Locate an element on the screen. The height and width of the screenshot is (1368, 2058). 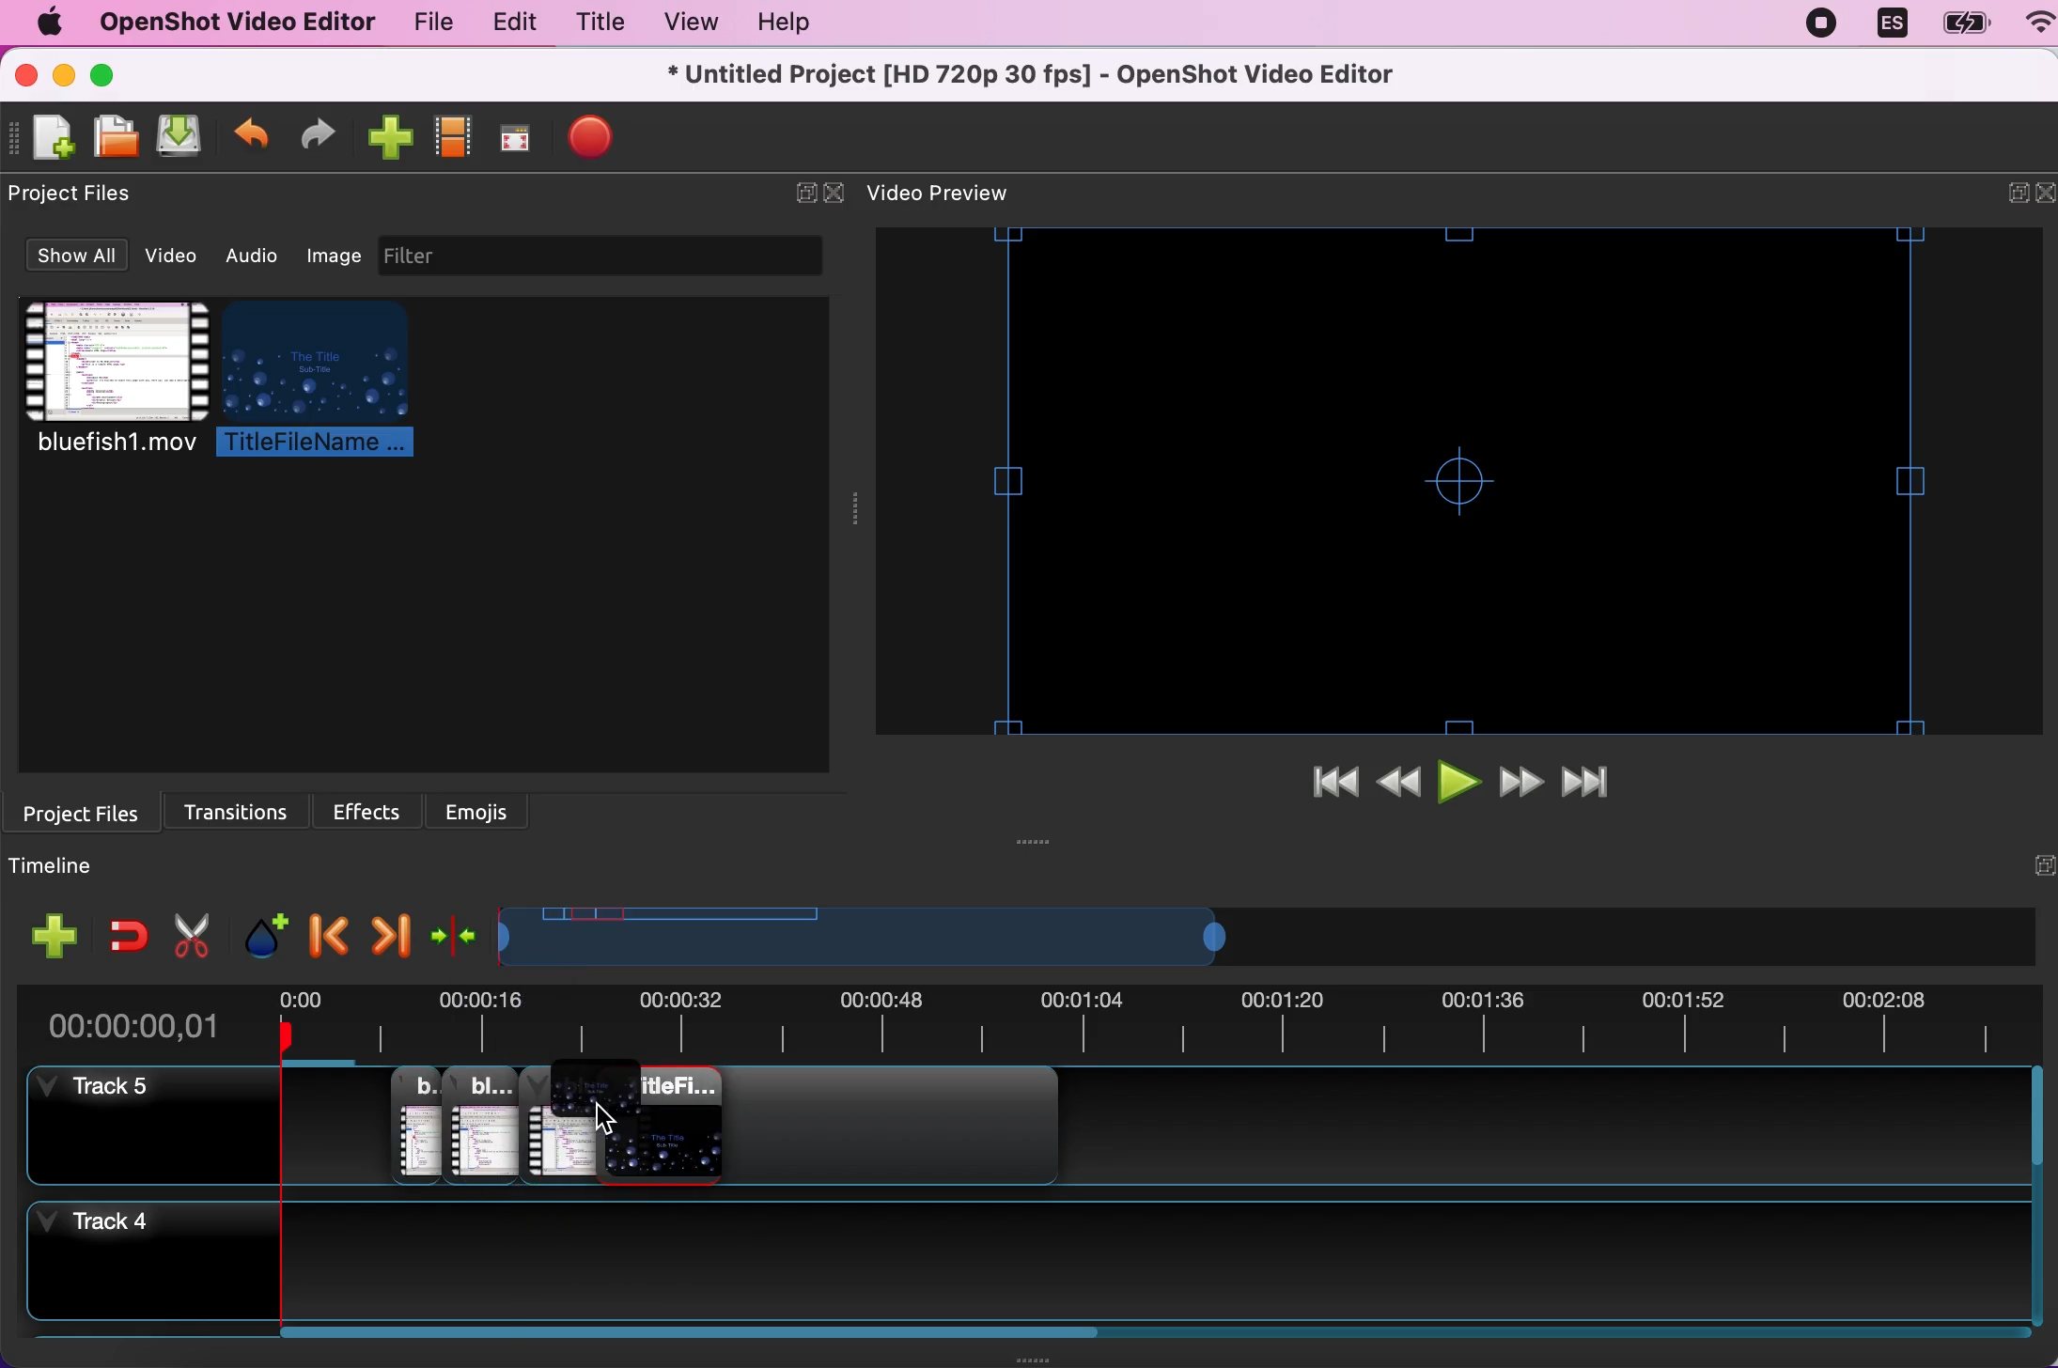
hide/expand is located at coordinates (2034, 866).